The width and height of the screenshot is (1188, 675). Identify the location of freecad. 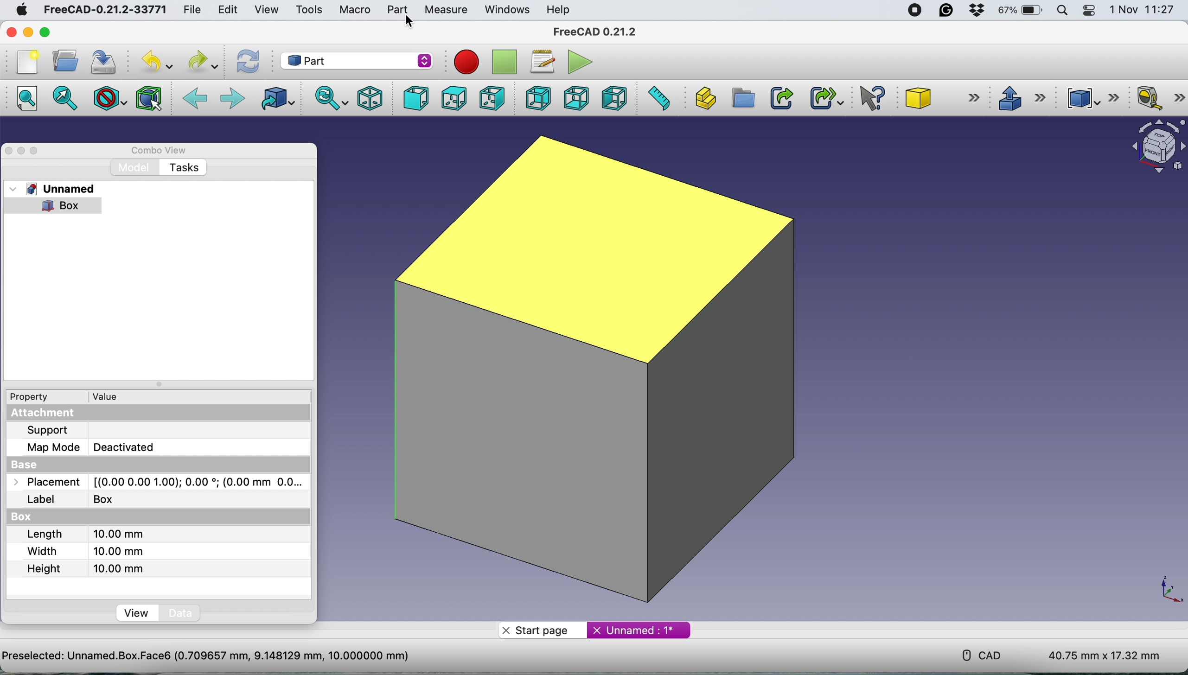
(602, 32).